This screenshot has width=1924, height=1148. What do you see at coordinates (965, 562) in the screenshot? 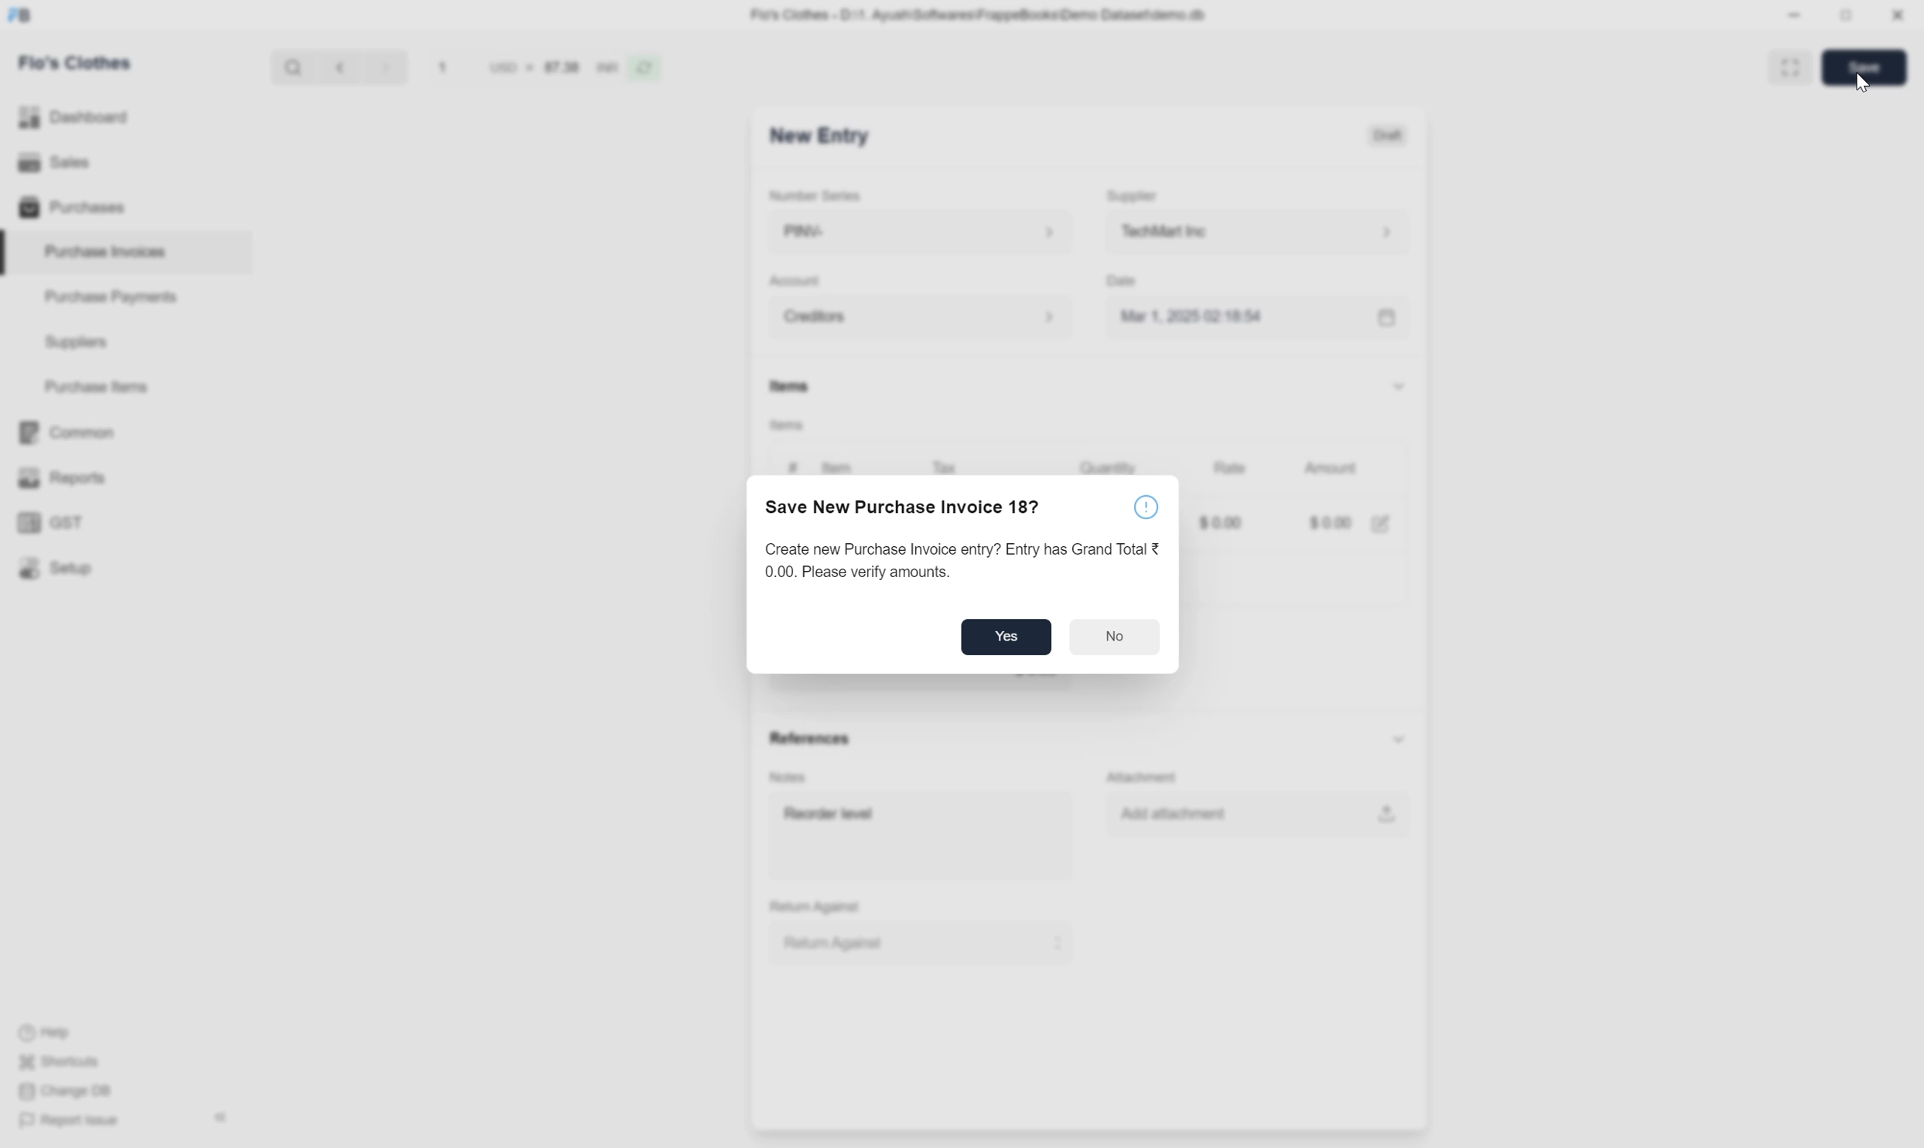
I see `Create new Purchase Invoice entry? Entry has Grand Total
0.00. Please verify amounts.` at bounding box center [965, 562].